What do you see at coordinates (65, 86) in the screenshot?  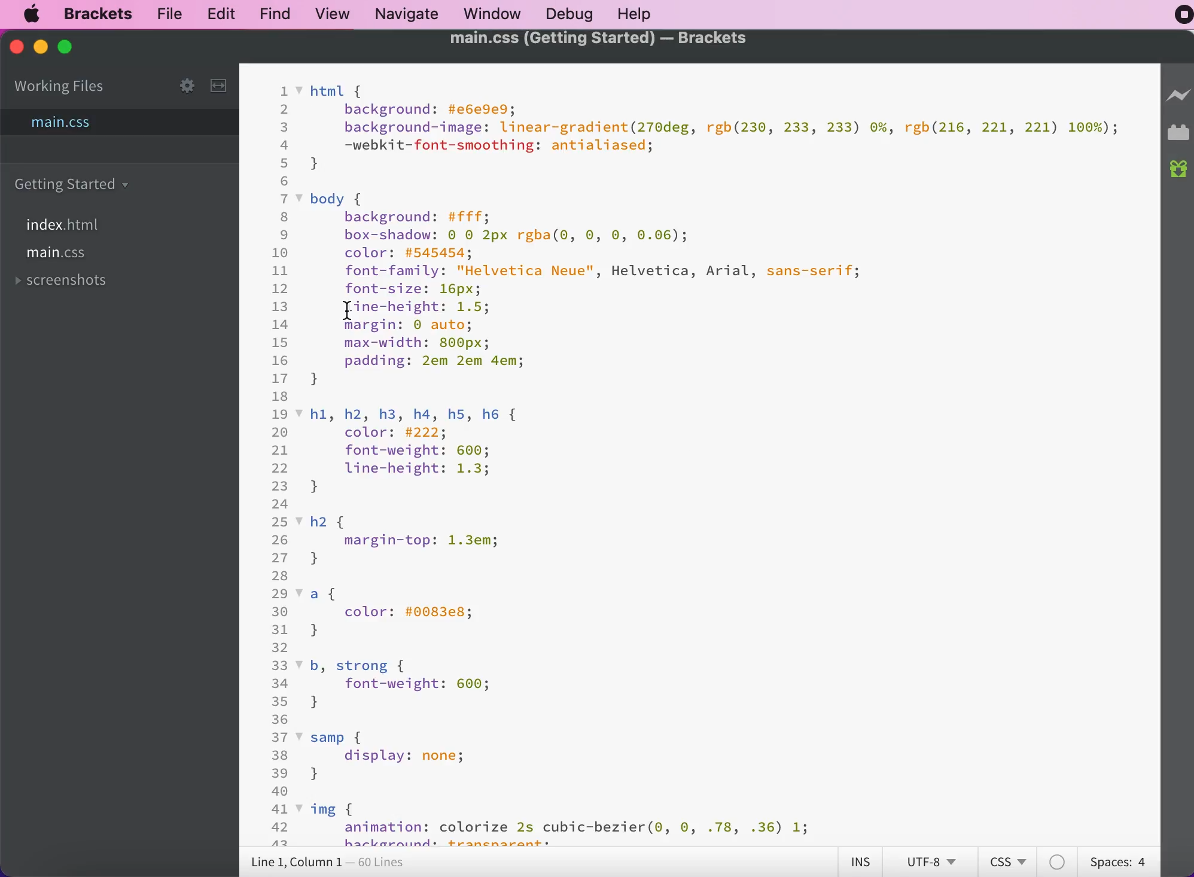 I see `working files` at bounding box center [65, 86].